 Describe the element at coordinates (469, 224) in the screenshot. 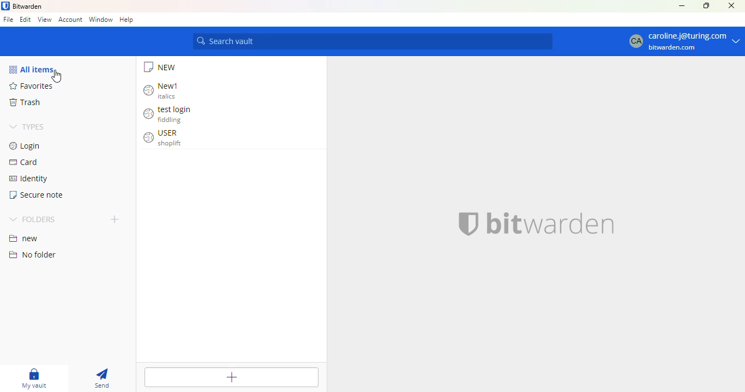

I see `logo` at that location.